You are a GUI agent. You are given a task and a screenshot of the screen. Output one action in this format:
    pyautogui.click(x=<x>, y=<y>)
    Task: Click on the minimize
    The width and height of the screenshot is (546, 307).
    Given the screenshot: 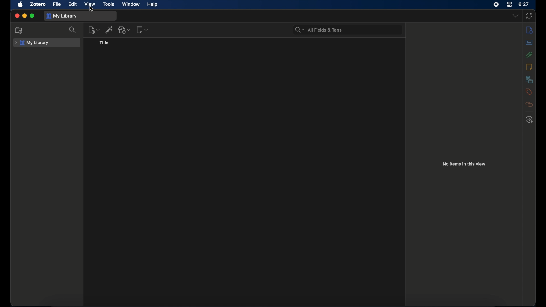 What is the action you would take?
    pyautogui.click(x=25, y=16)
    